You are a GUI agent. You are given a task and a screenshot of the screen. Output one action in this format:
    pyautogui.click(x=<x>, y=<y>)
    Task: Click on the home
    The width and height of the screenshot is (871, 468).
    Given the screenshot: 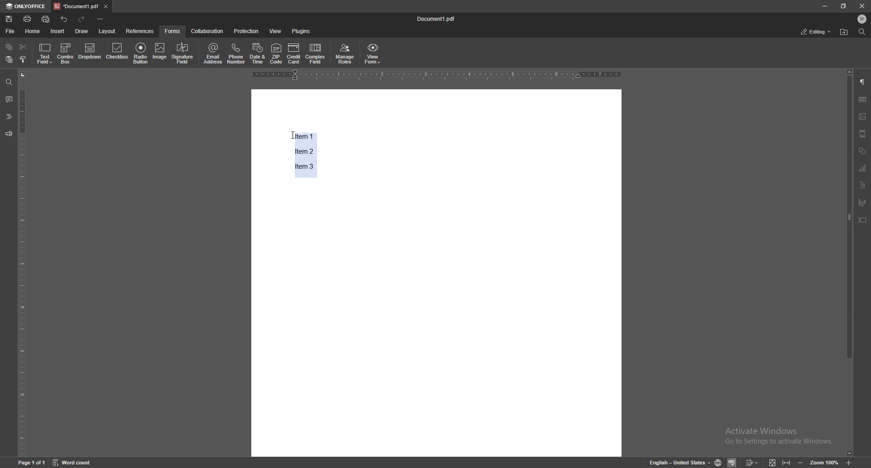 What is the action you would take?
    pyautogui.click(x=34, y=31)
    